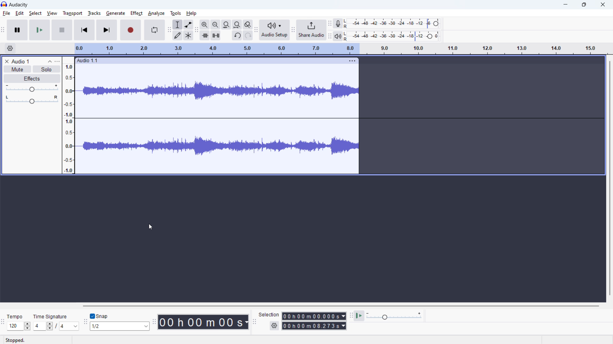 This screenshot has width=613, height=344. What do you see at coordinates (329, 24) in the screenshot?
I see `recording meter toolbar` at bounding box center [329, 24].